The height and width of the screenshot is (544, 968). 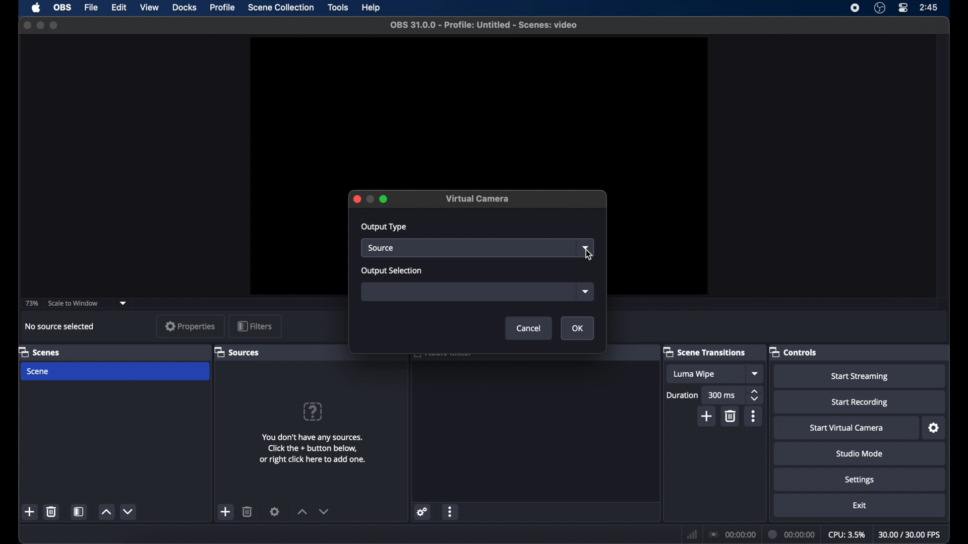 I want to click on stepper buttons, so click(x=755, y=395).